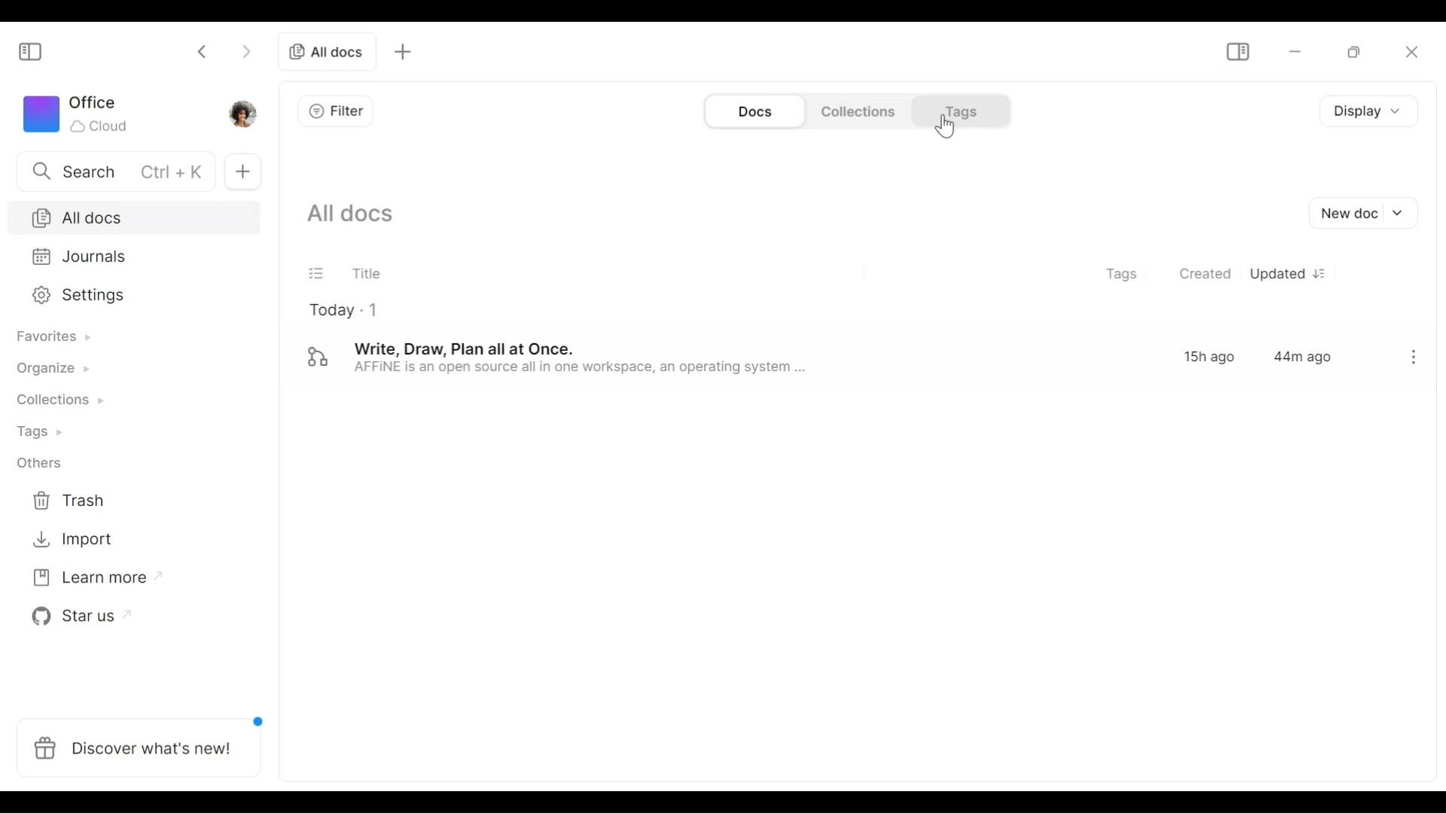  I want to click on Edgeless mode, so click(313, 357).